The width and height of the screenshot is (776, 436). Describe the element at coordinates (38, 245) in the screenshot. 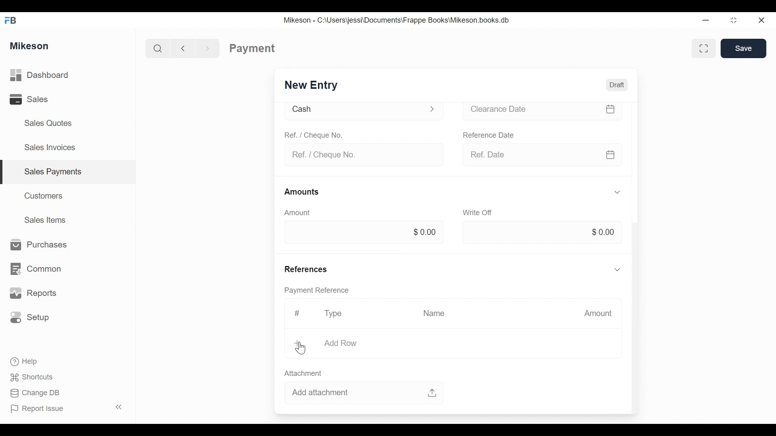

I see `Purchases` at that location.